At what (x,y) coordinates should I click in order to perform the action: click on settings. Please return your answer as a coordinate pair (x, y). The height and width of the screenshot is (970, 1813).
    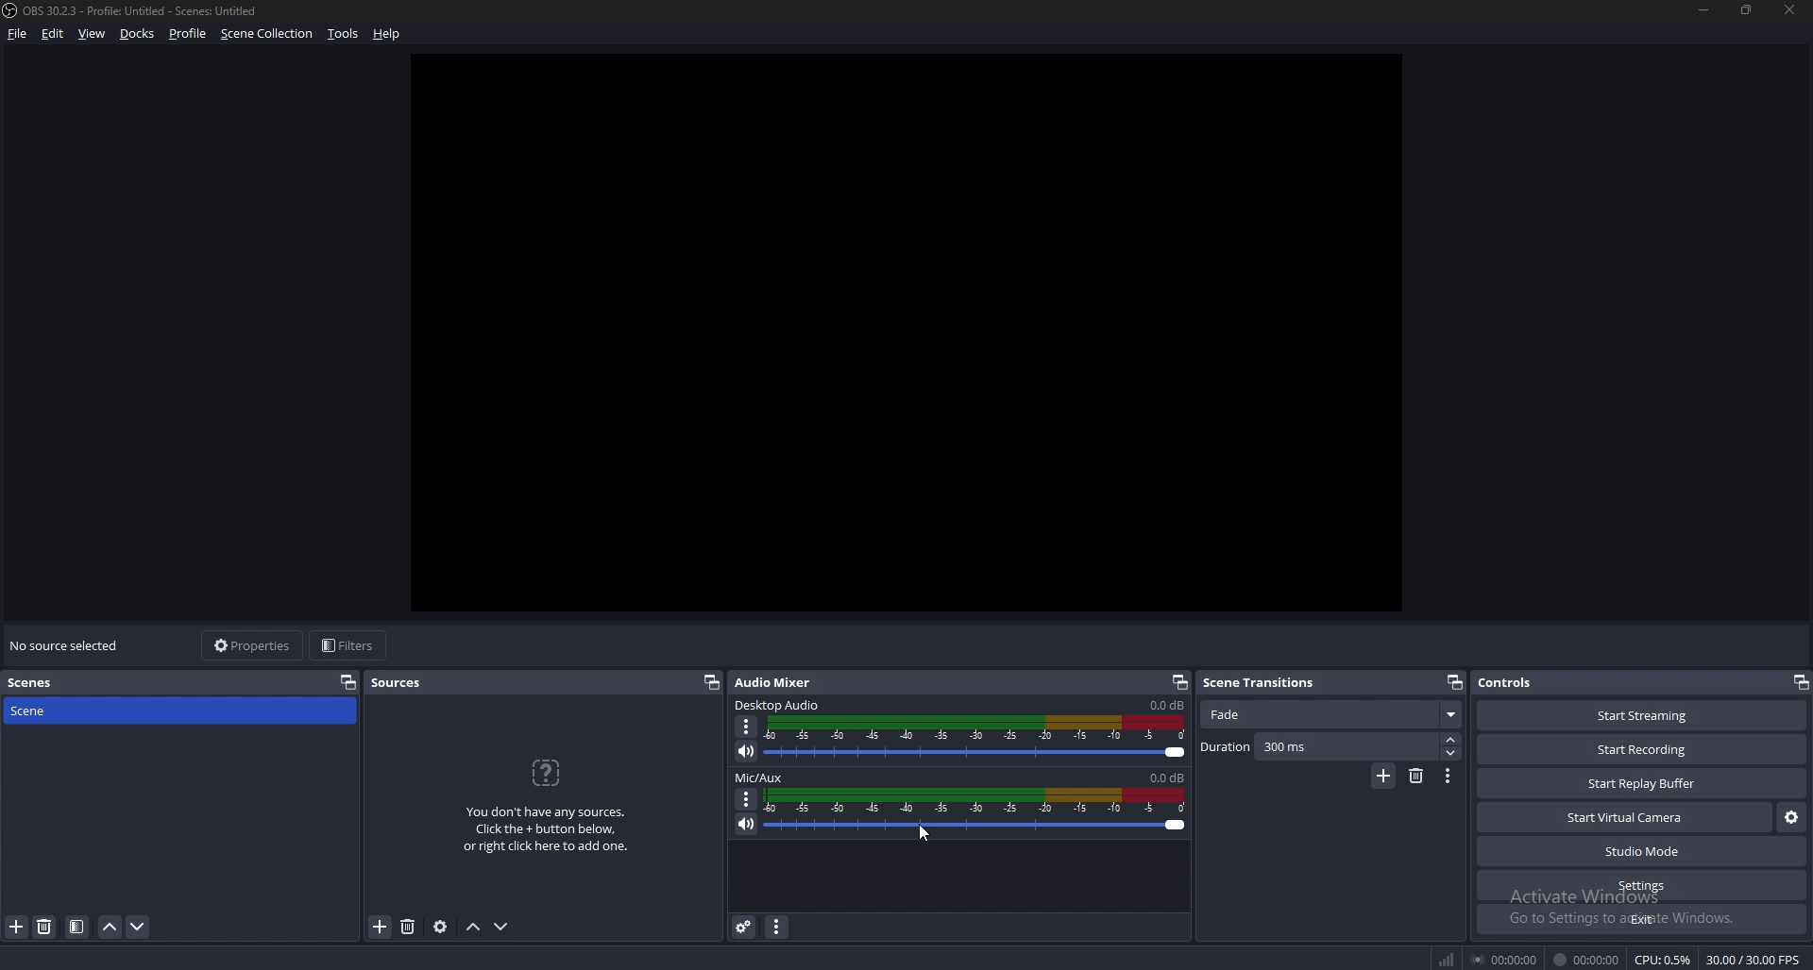
    Looking at the image, I should click on (1639, 885).